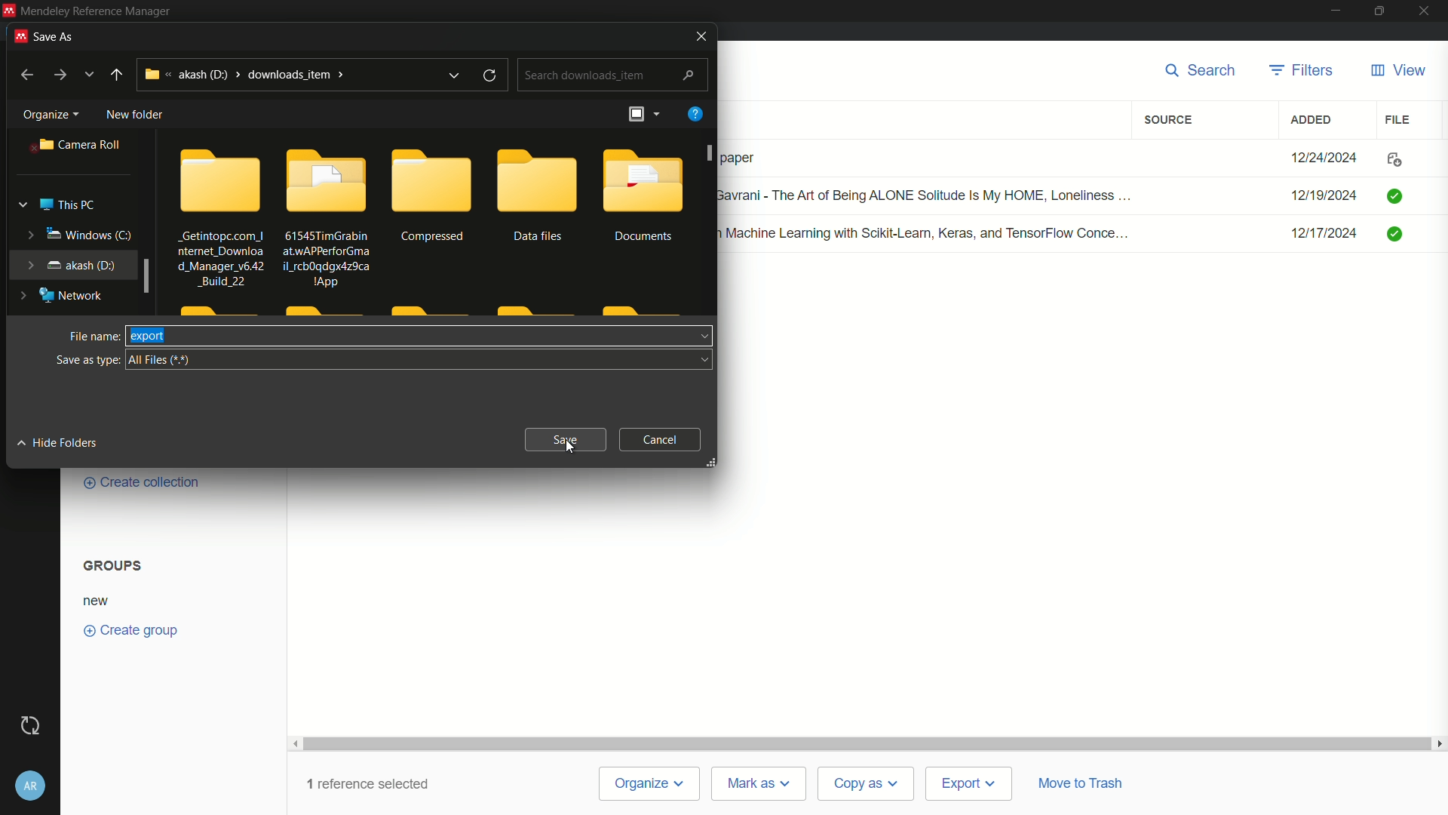 The width and height of the screenshot is (1448, 815). I want to click on dropdown, so click(707, 361).